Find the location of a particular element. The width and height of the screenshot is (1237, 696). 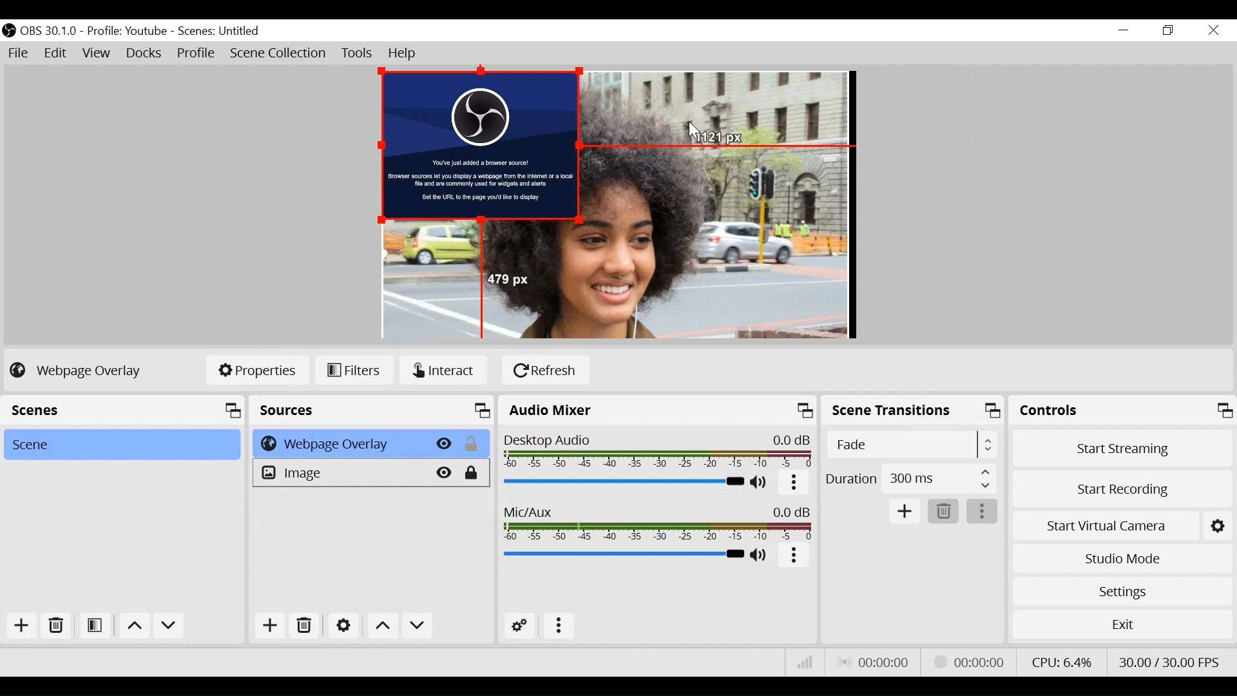

Settings is located at coordinates (1216, 527).